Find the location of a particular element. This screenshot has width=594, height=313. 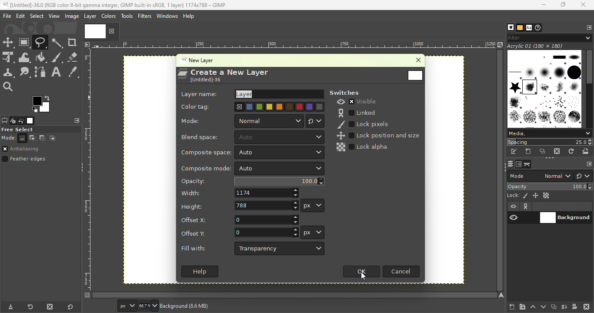

File is located at coordinates (6, 16).